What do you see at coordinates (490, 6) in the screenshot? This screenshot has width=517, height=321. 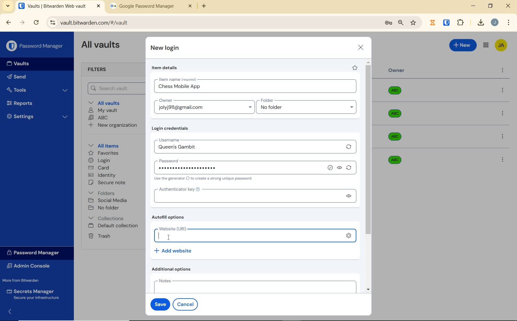 I see `restore` at bounding box center [490, 6].